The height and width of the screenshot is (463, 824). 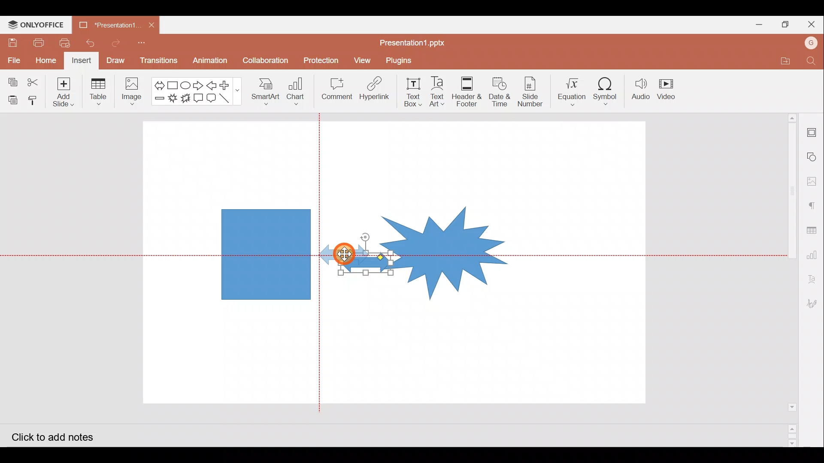 I want to click on Explosion, so click(x=445, y=243).